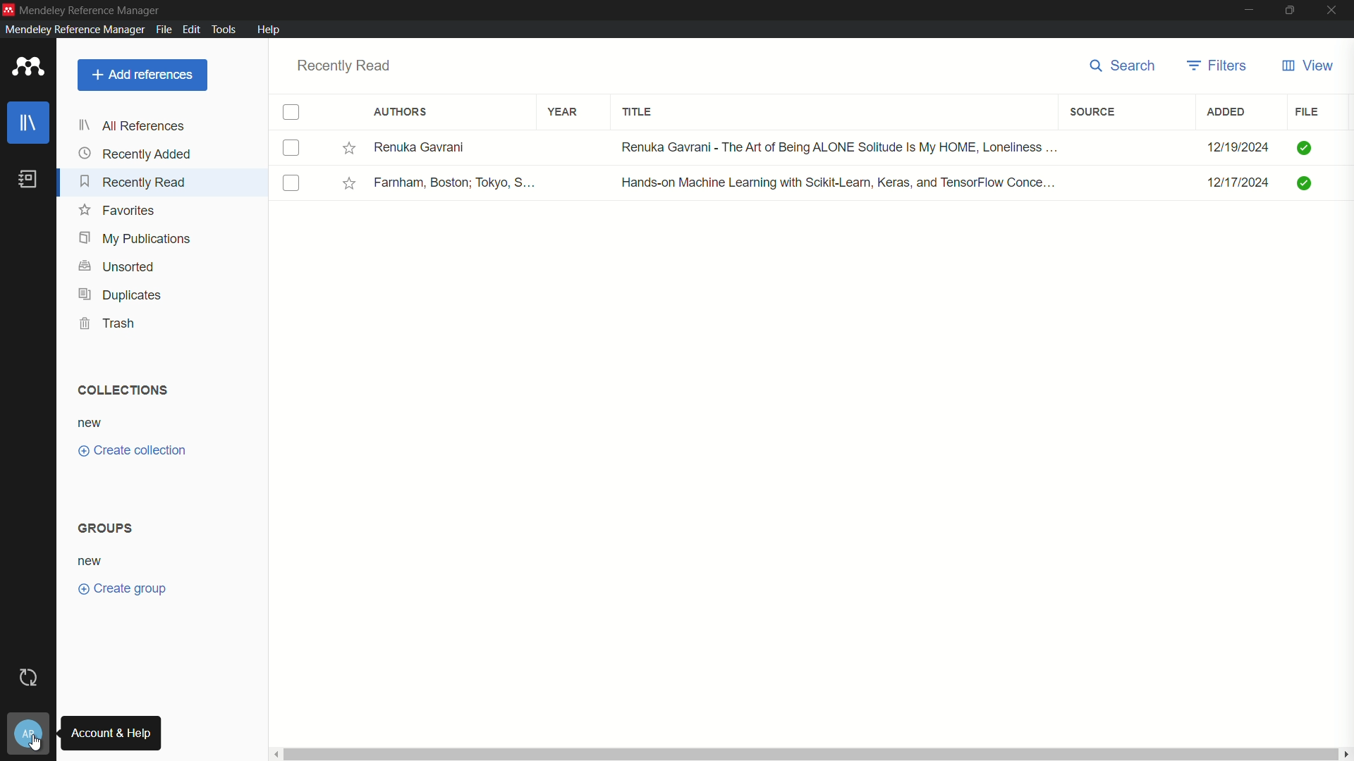  I want to click on book, so click(27, 180).